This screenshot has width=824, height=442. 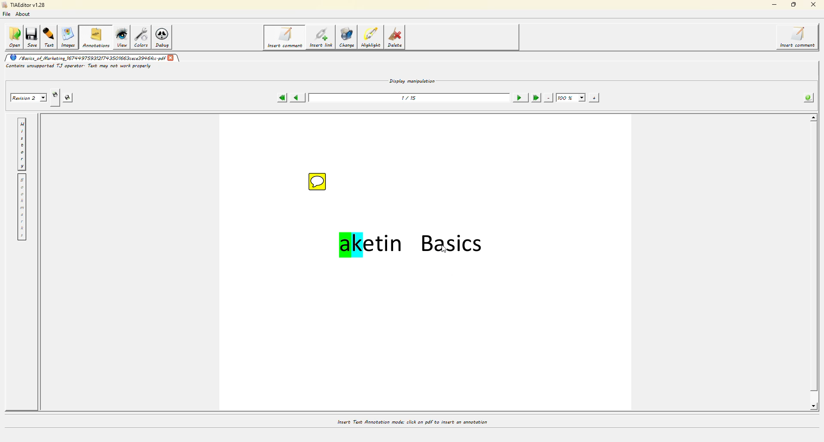 I want to click on insert comment, so click(x=800, y=37).